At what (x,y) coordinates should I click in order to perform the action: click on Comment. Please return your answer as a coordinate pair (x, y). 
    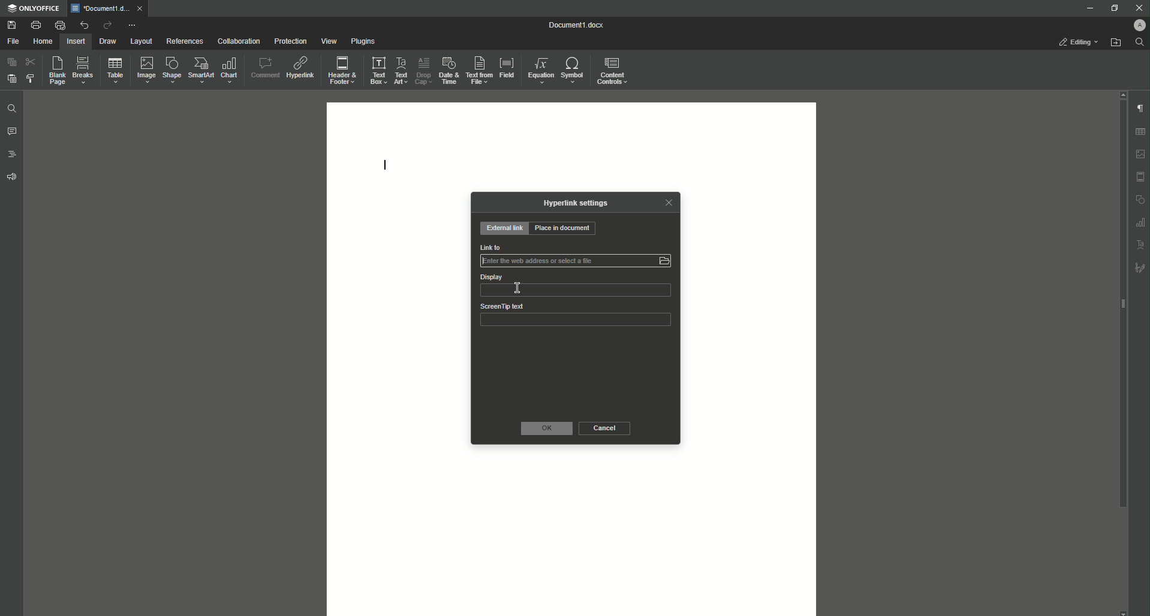
    Looking at the image, I should click on (263, 69).